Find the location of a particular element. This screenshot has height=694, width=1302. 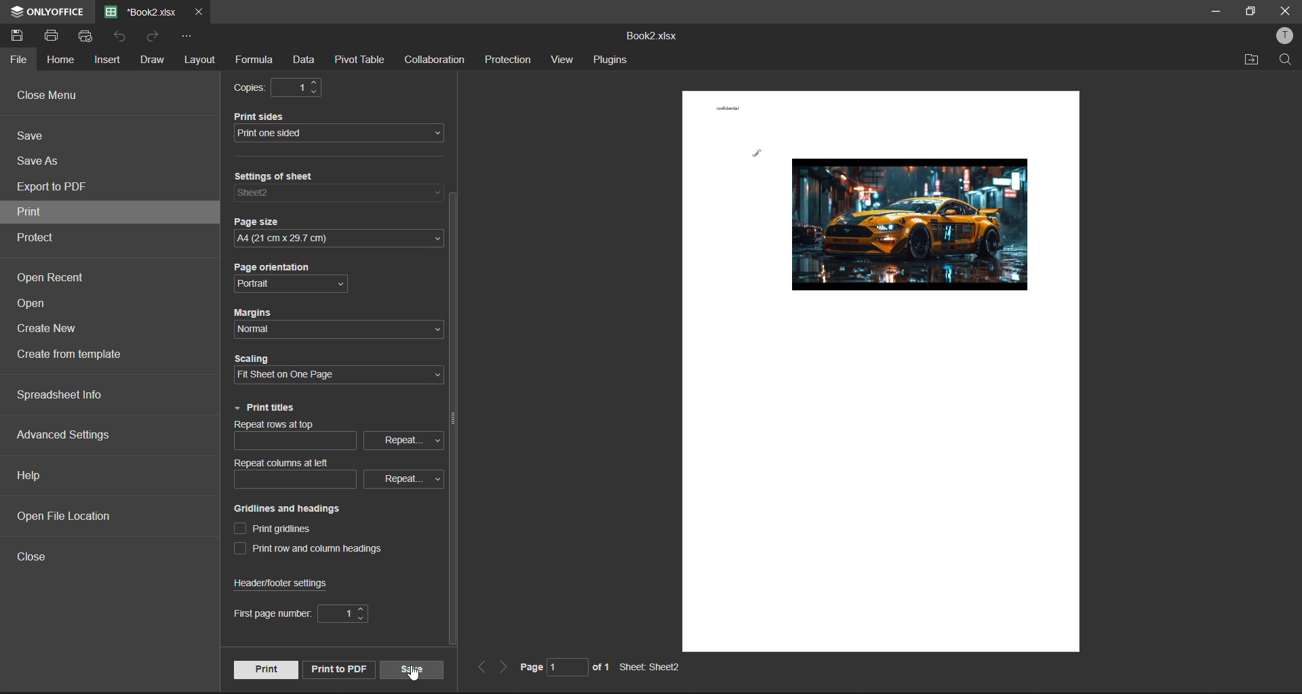

print row and column headings is located at coordinates (314, 550).